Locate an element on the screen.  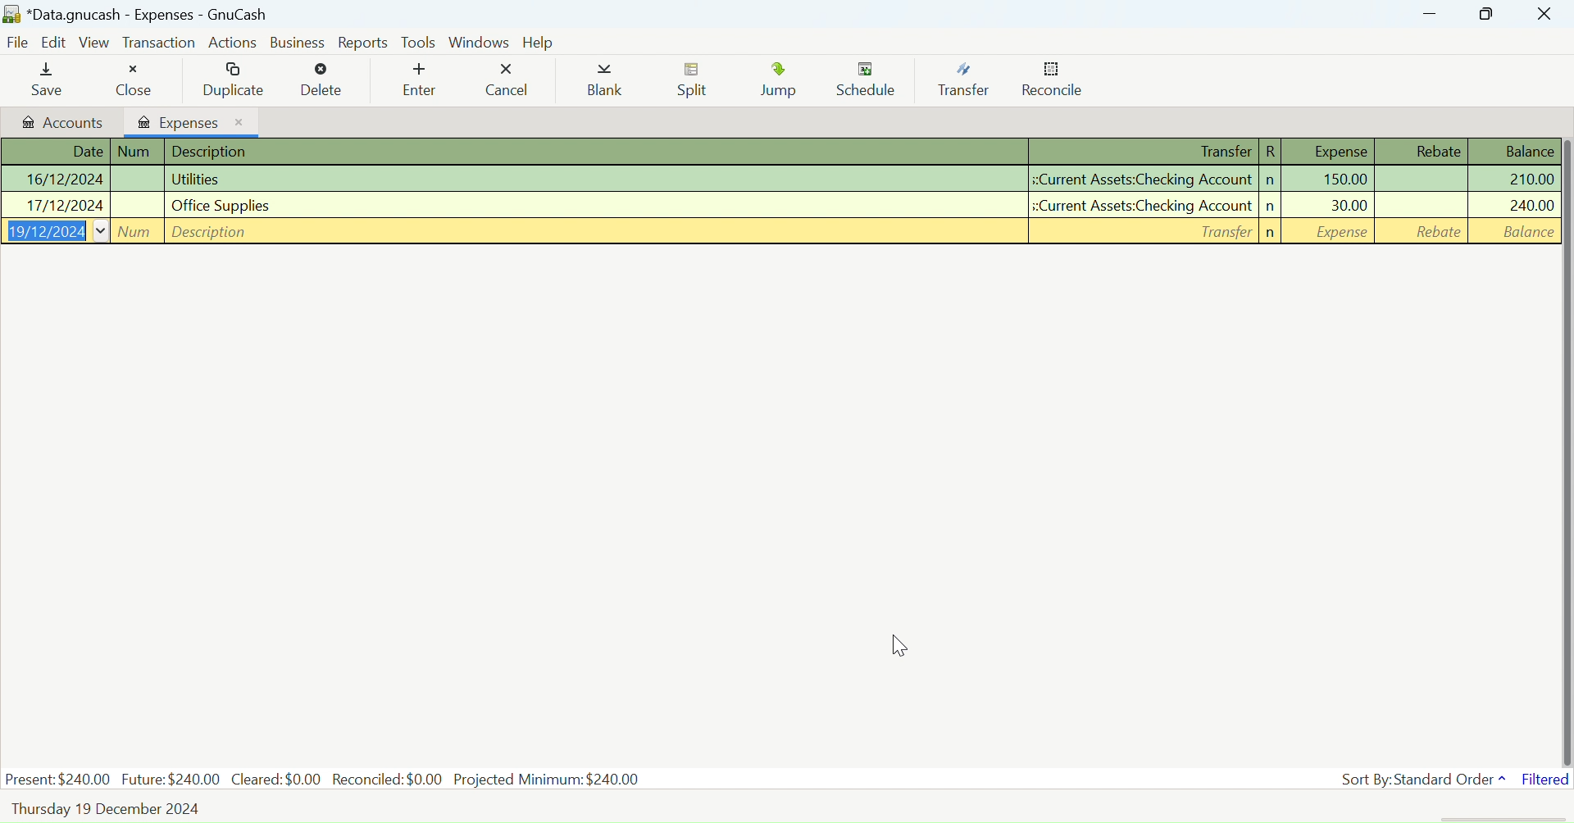
Cancel is located at coordinates (506, 80).